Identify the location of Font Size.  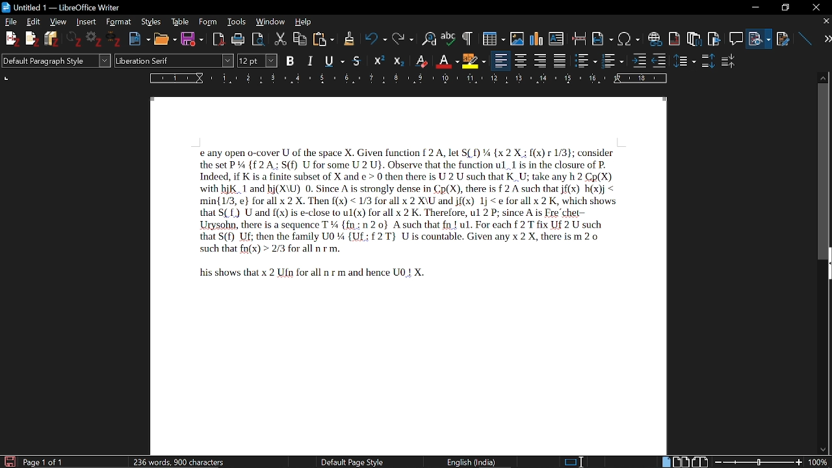
(249, 61).